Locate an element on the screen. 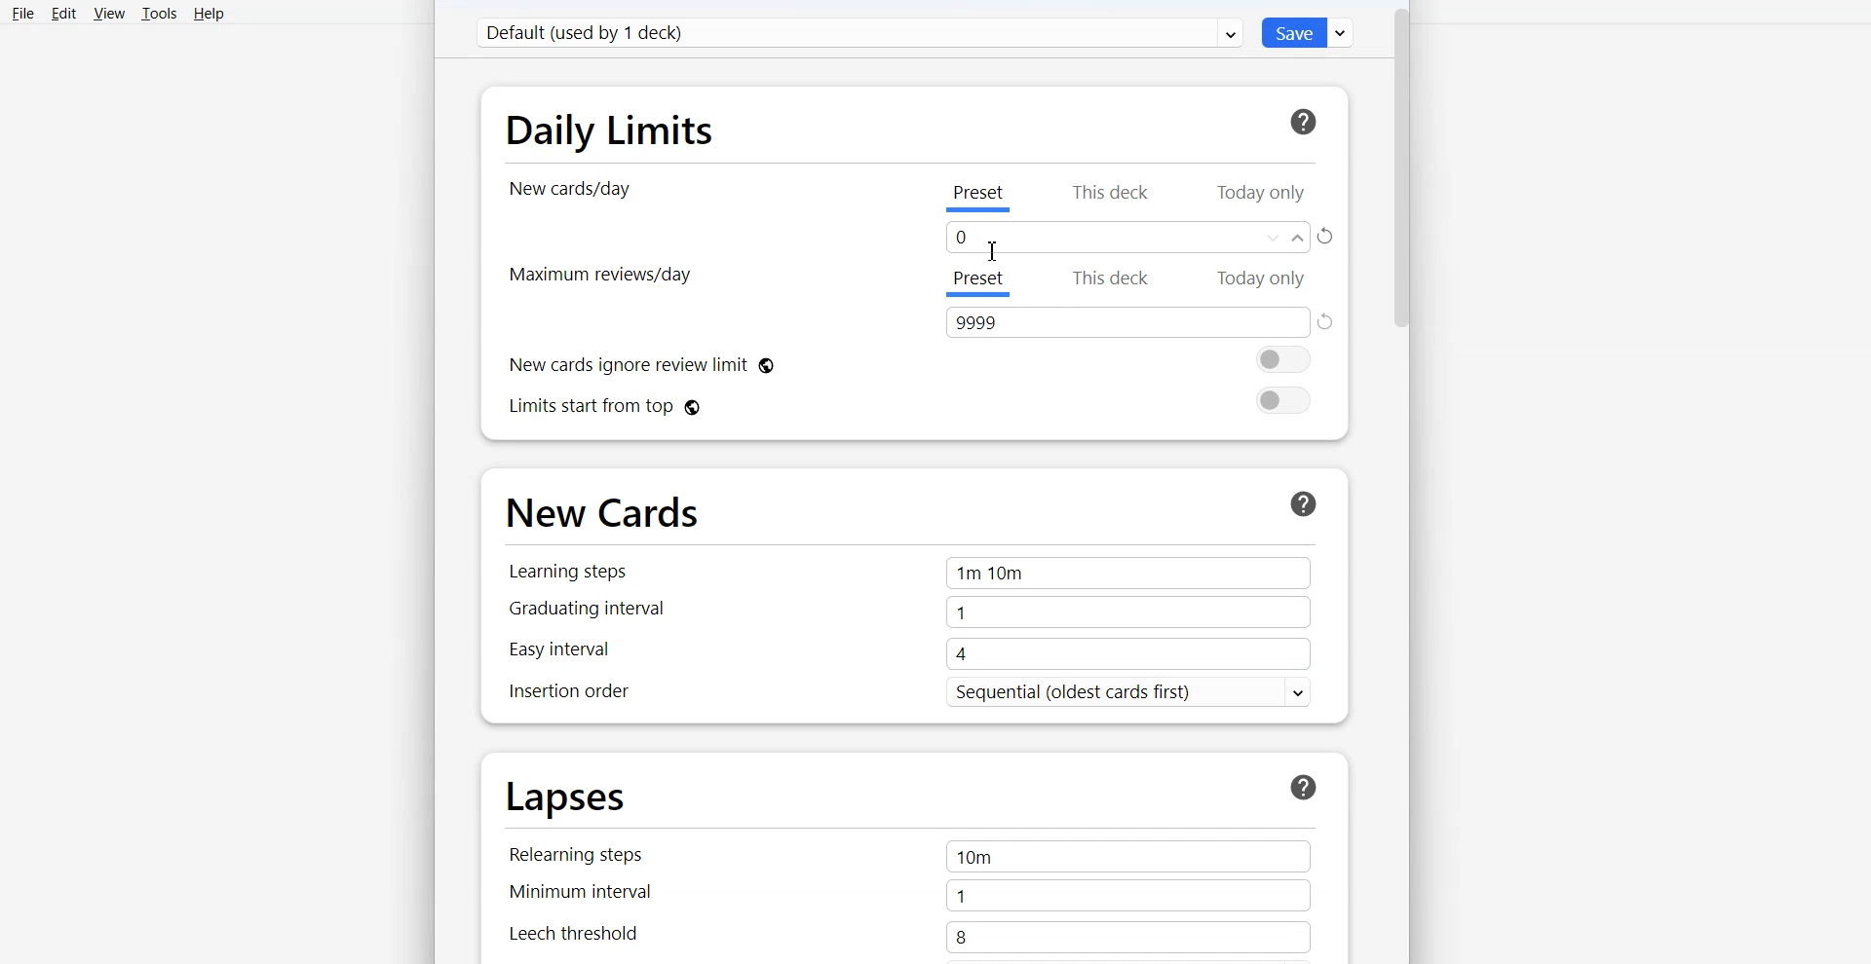 The height and width of the screenshot is (964, 1871). Sequential (oldest cards first) v is located at coordinates (1125, 693).